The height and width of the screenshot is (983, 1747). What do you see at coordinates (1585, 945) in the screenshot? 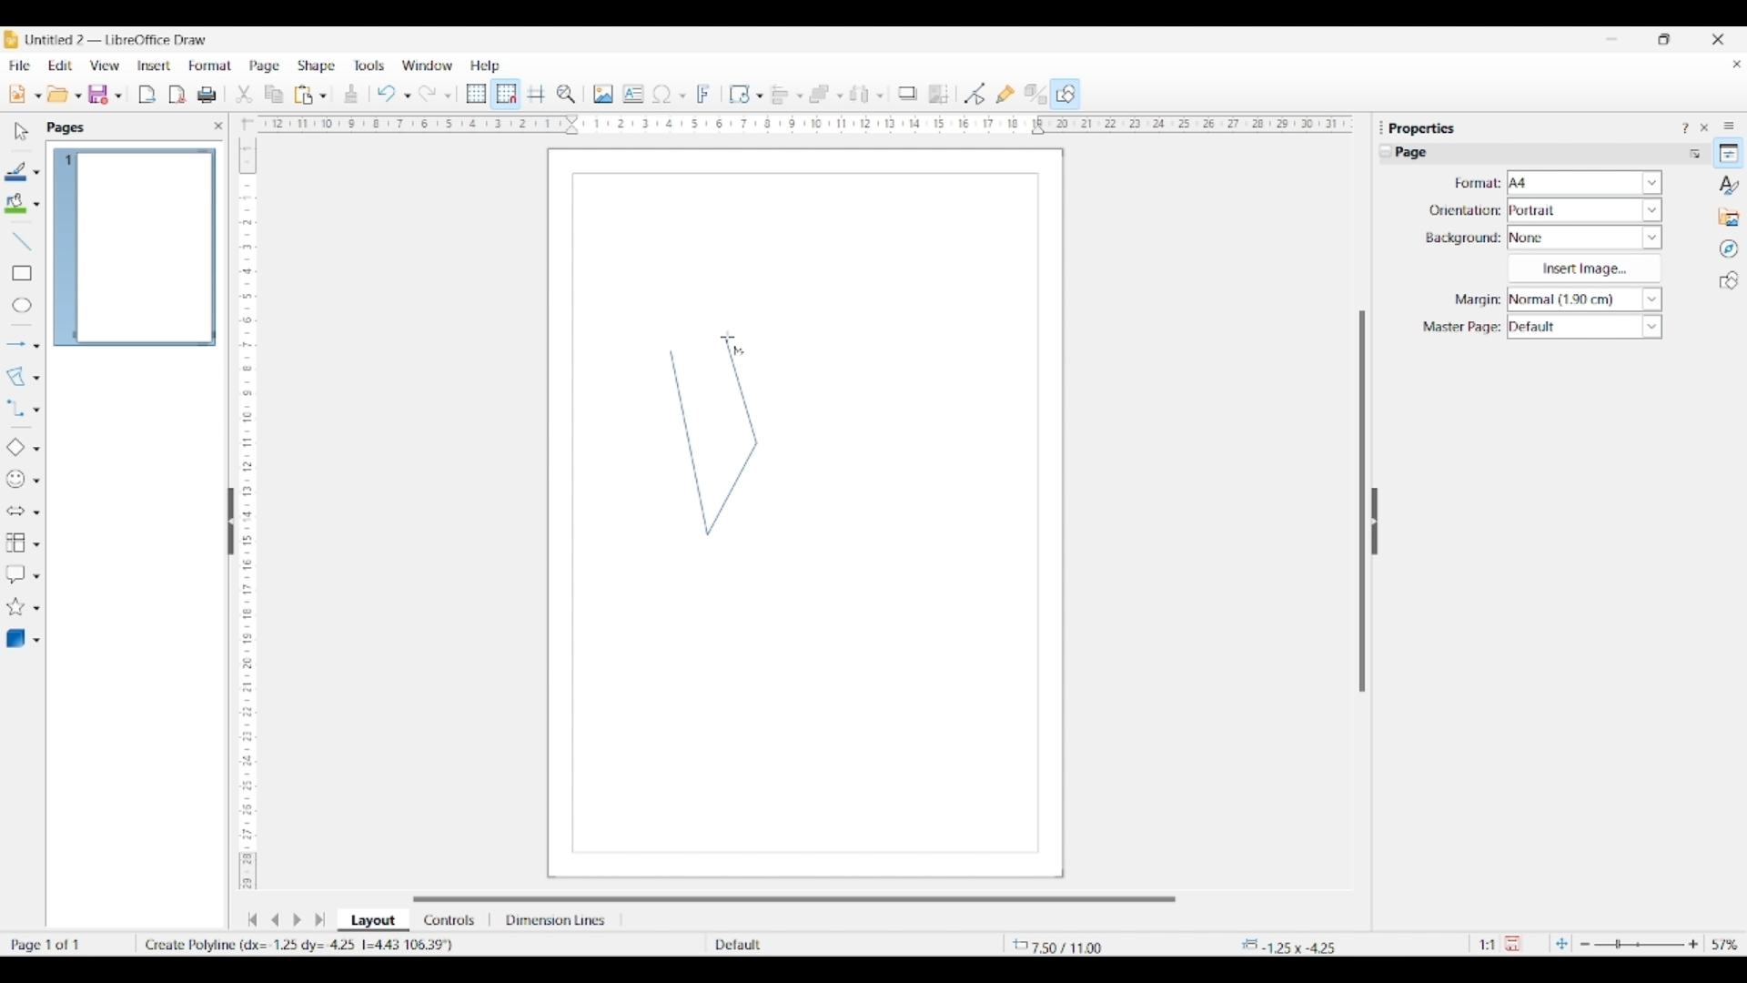
I see `Zoom out` at bounding box center [1585, 945].